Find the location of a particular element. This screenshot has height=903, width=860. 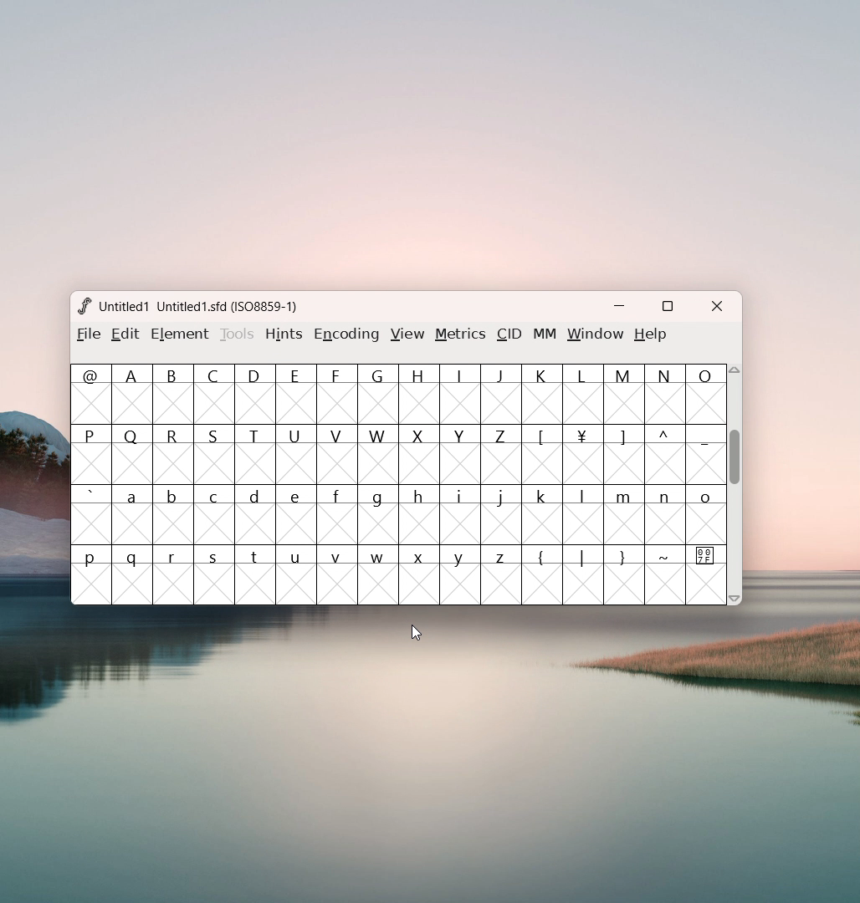

| is located at coordinates (584, 574).